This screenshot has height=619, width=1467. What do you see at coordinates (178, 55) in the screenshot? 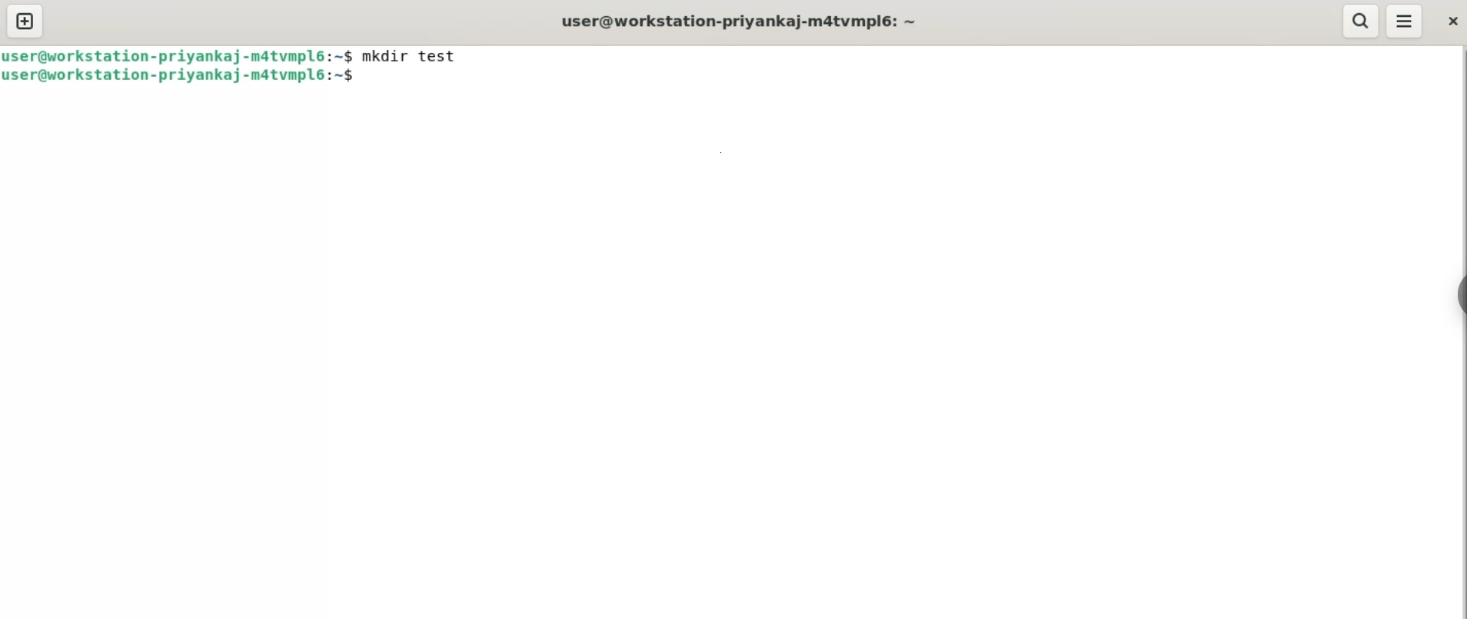
I see `user@workstation-priyankaj-m4tvmpl6: ~$` at bounding box center [178, 55].